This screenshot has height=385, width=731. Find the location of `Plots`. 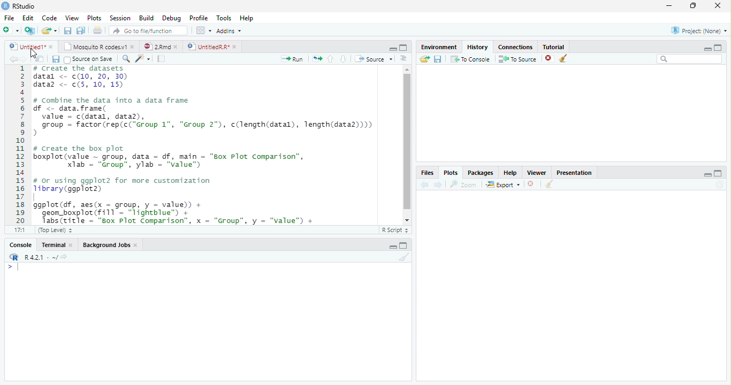

Plots is located at coordinates (93, 18).